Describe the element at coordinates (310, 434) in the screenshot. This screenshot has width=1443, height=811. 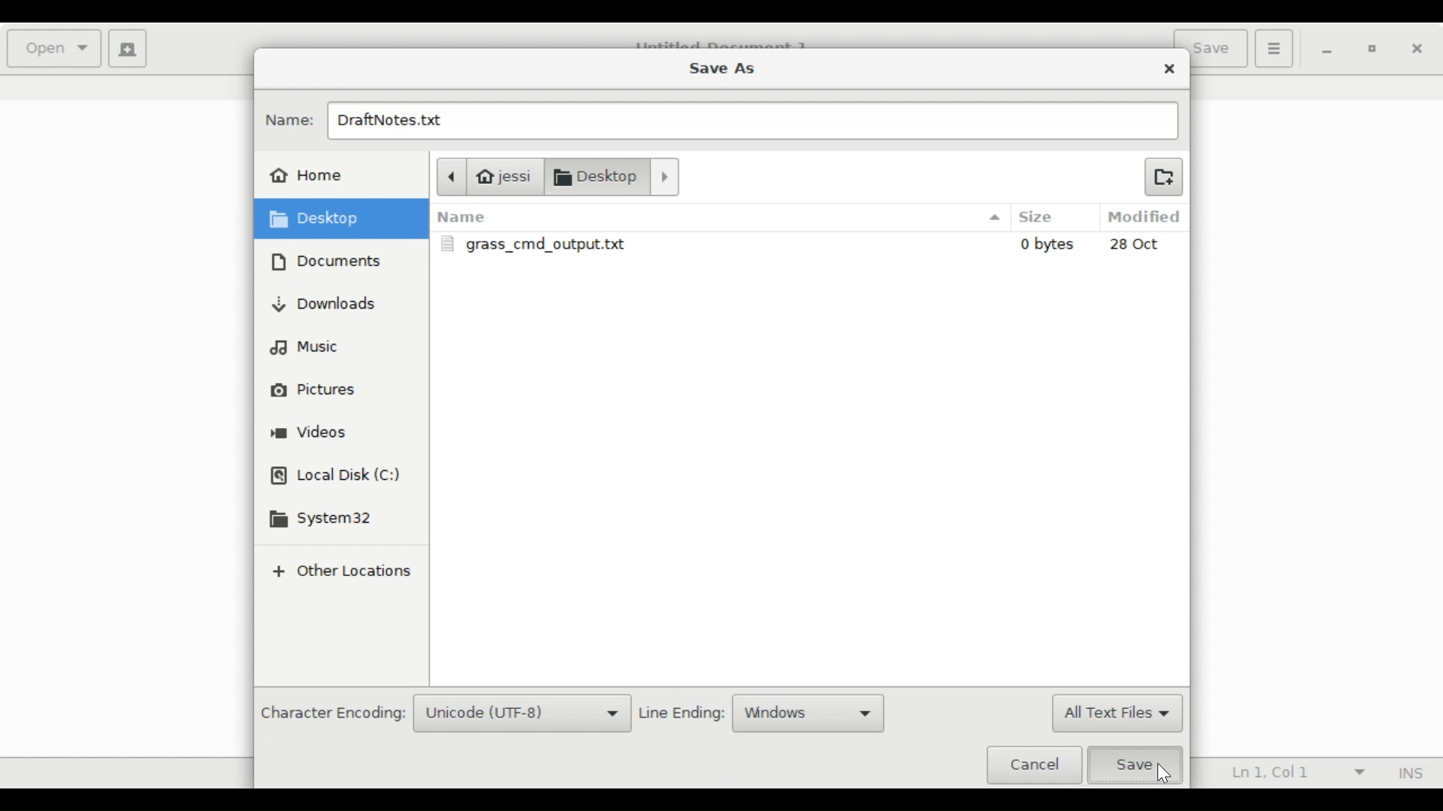
I see `Videos` at that location.